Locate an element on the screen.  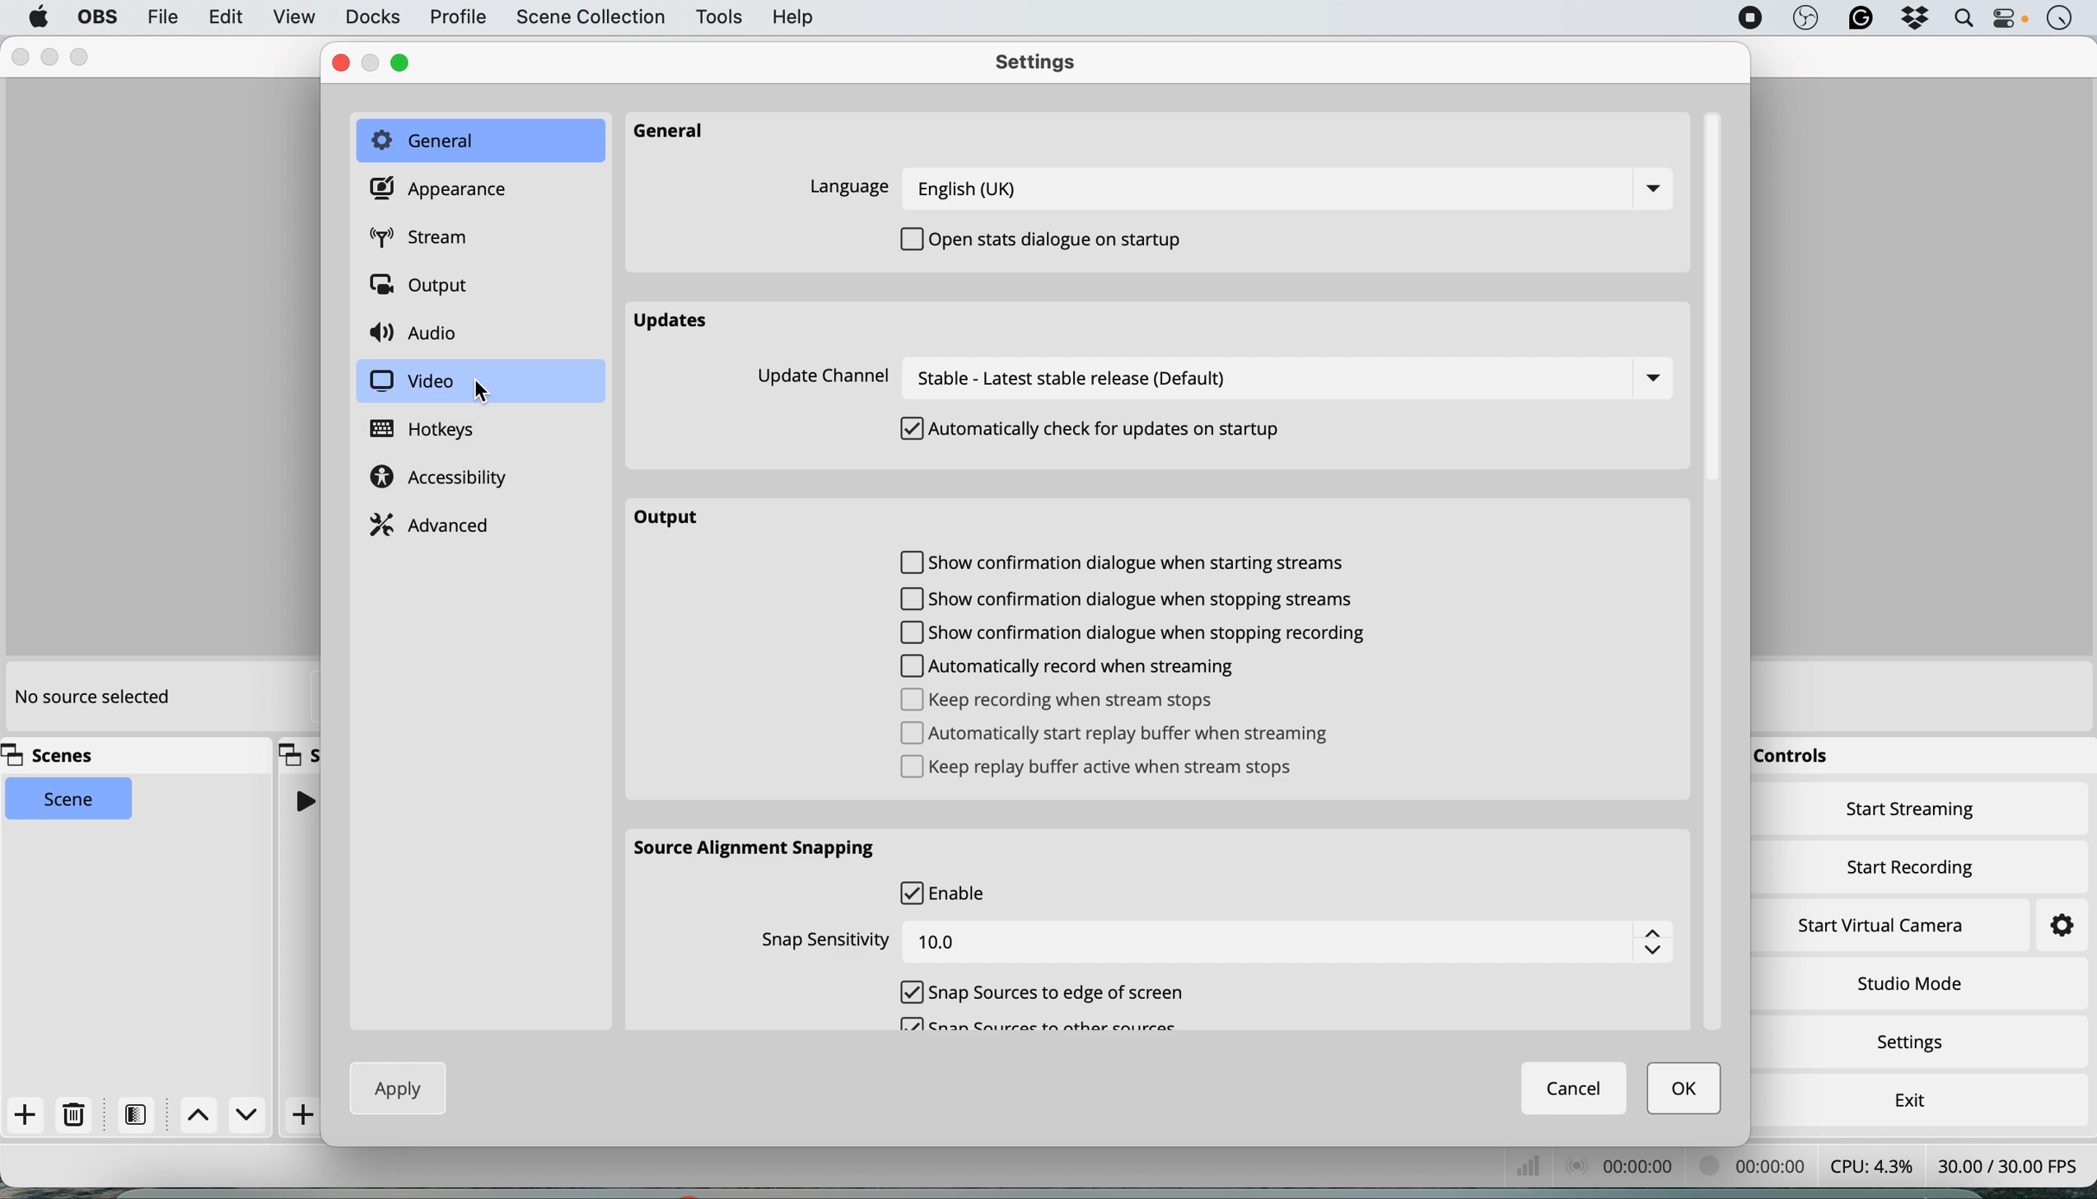
maximise is located at coordinates (409, 63).